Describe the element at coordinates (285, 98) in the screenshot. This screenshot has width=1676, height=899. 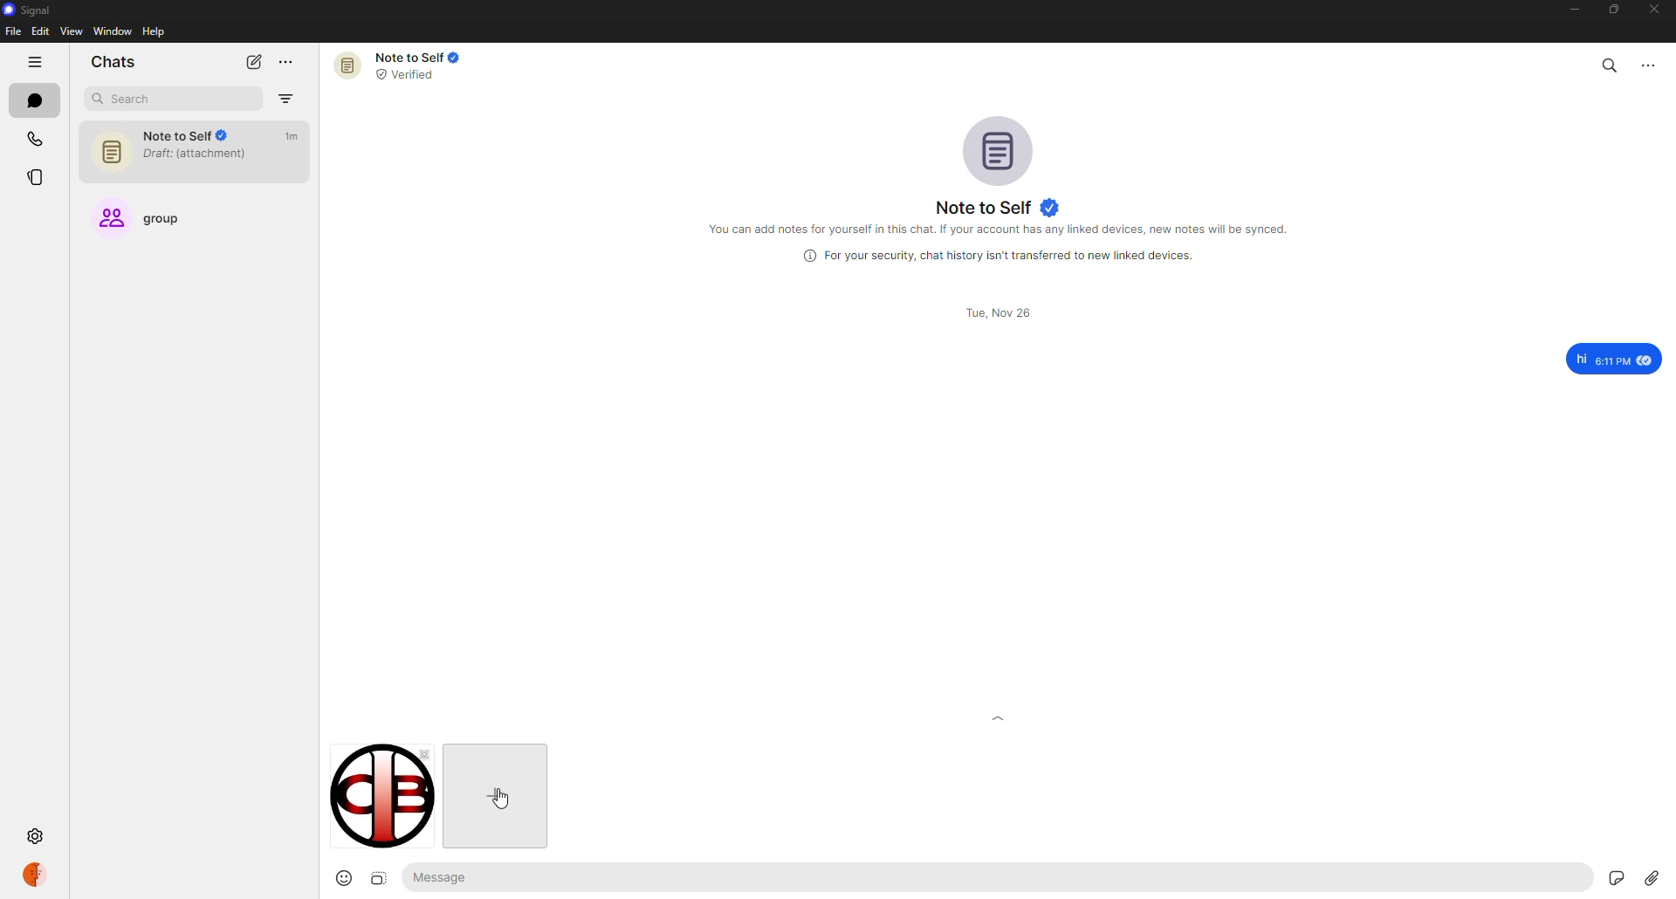
I see `filter` at that location.